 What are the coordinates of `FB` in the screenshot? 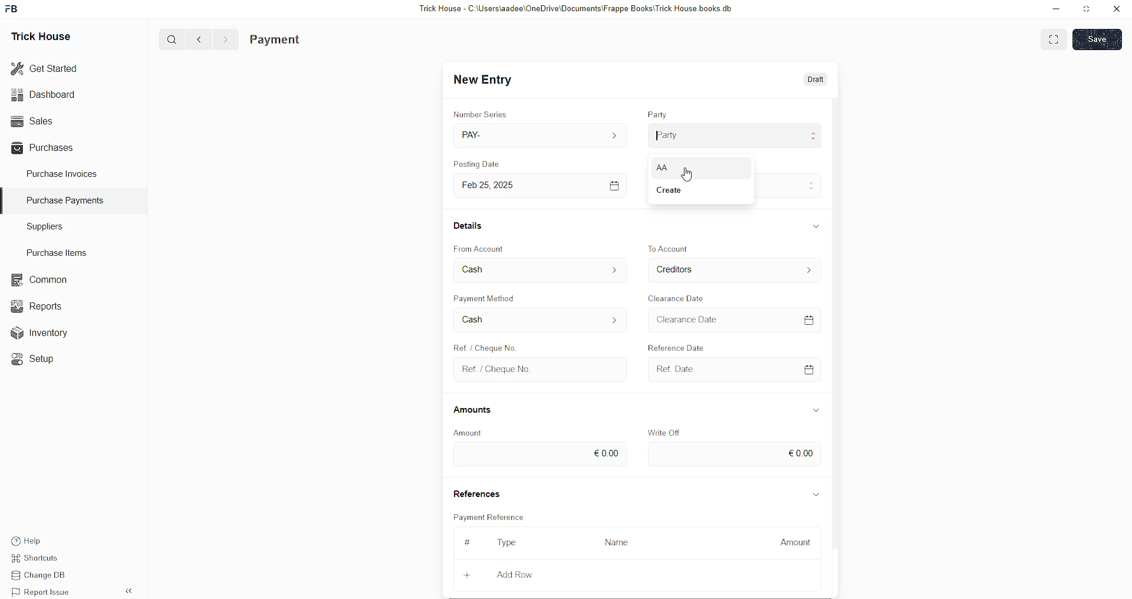 It's located at (14, 8).